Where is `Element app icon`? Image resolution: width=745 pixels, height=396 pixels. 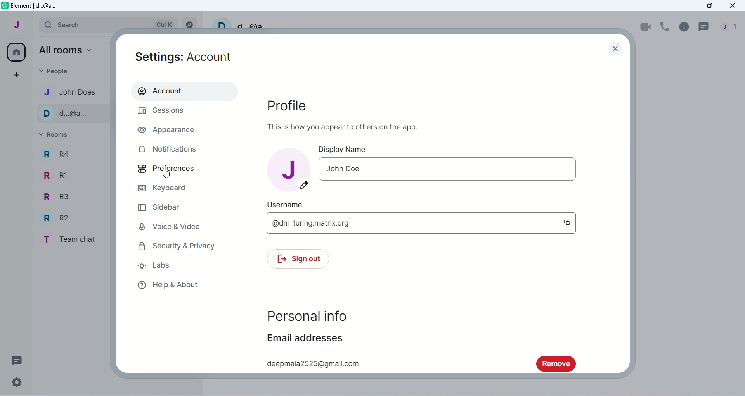 Element app icon is located at coordinates (5, 6).